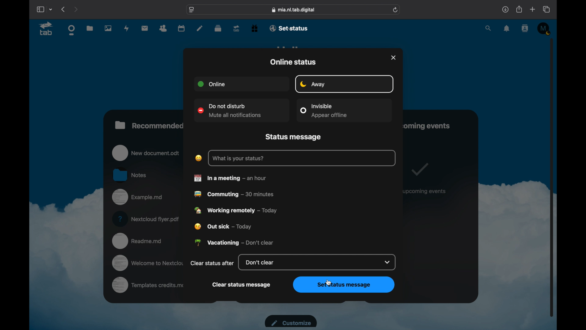 The image size is (586, 330). What do you see at coordinates (230, 178) in the screenshot?
I see `in ameeting` at bounding box center [230, 178].